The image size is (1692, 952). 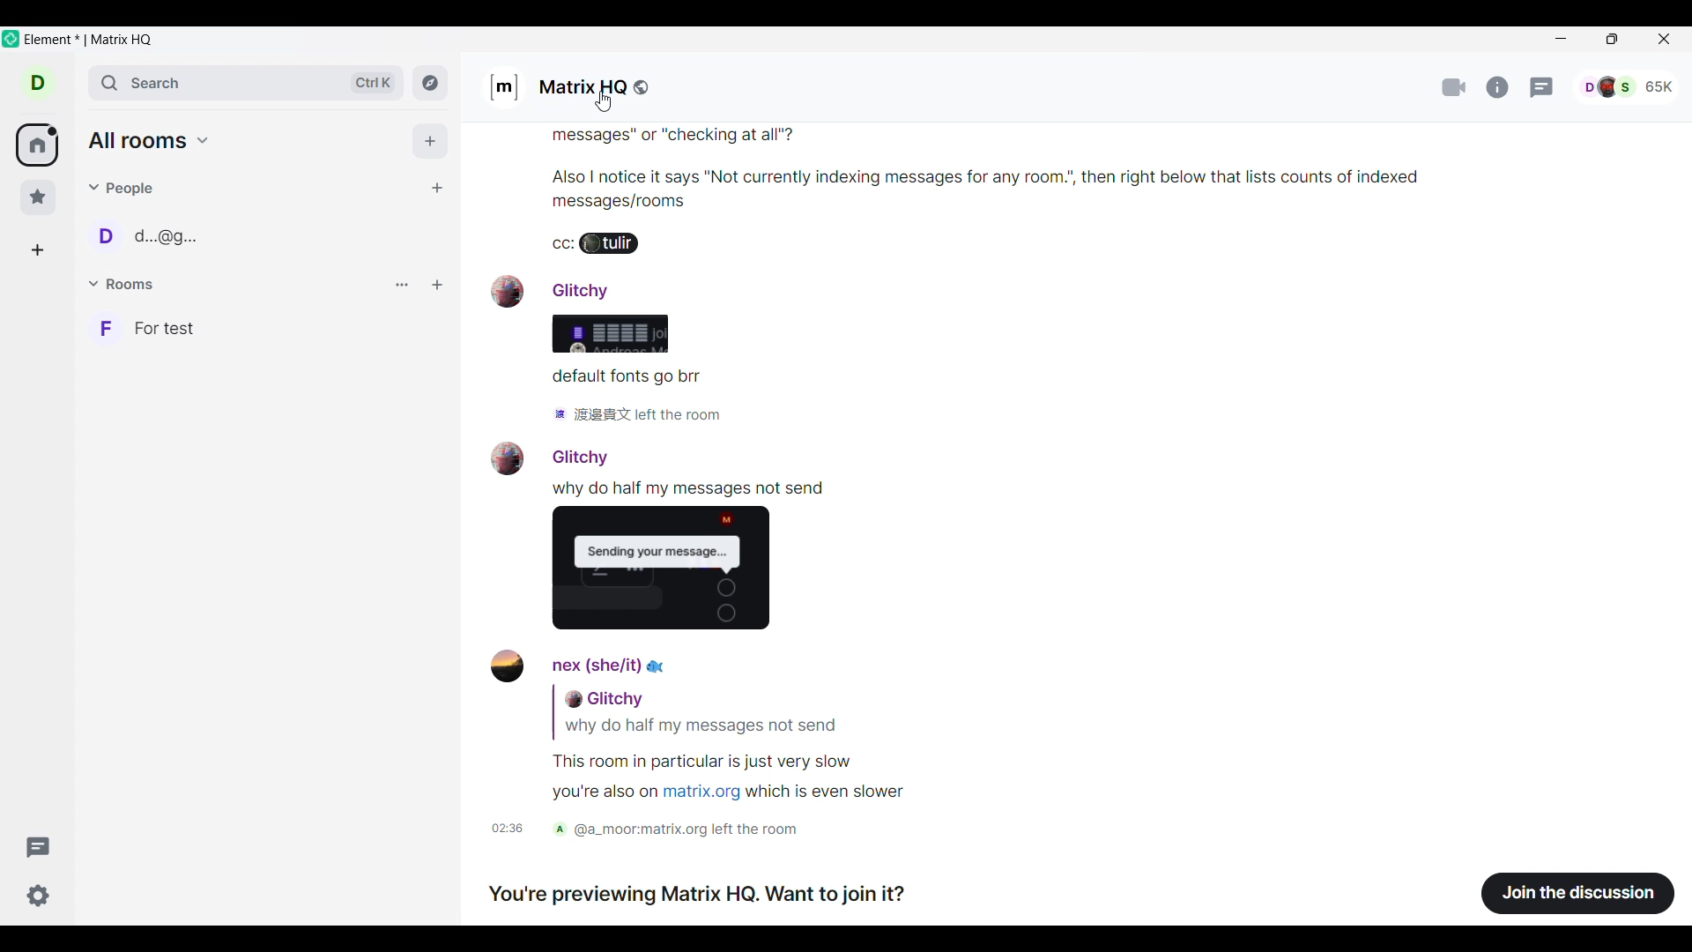 What do you see at coordinates (559, 246) in the screenshot?
I see `cc` at bounding box center [559, 246].